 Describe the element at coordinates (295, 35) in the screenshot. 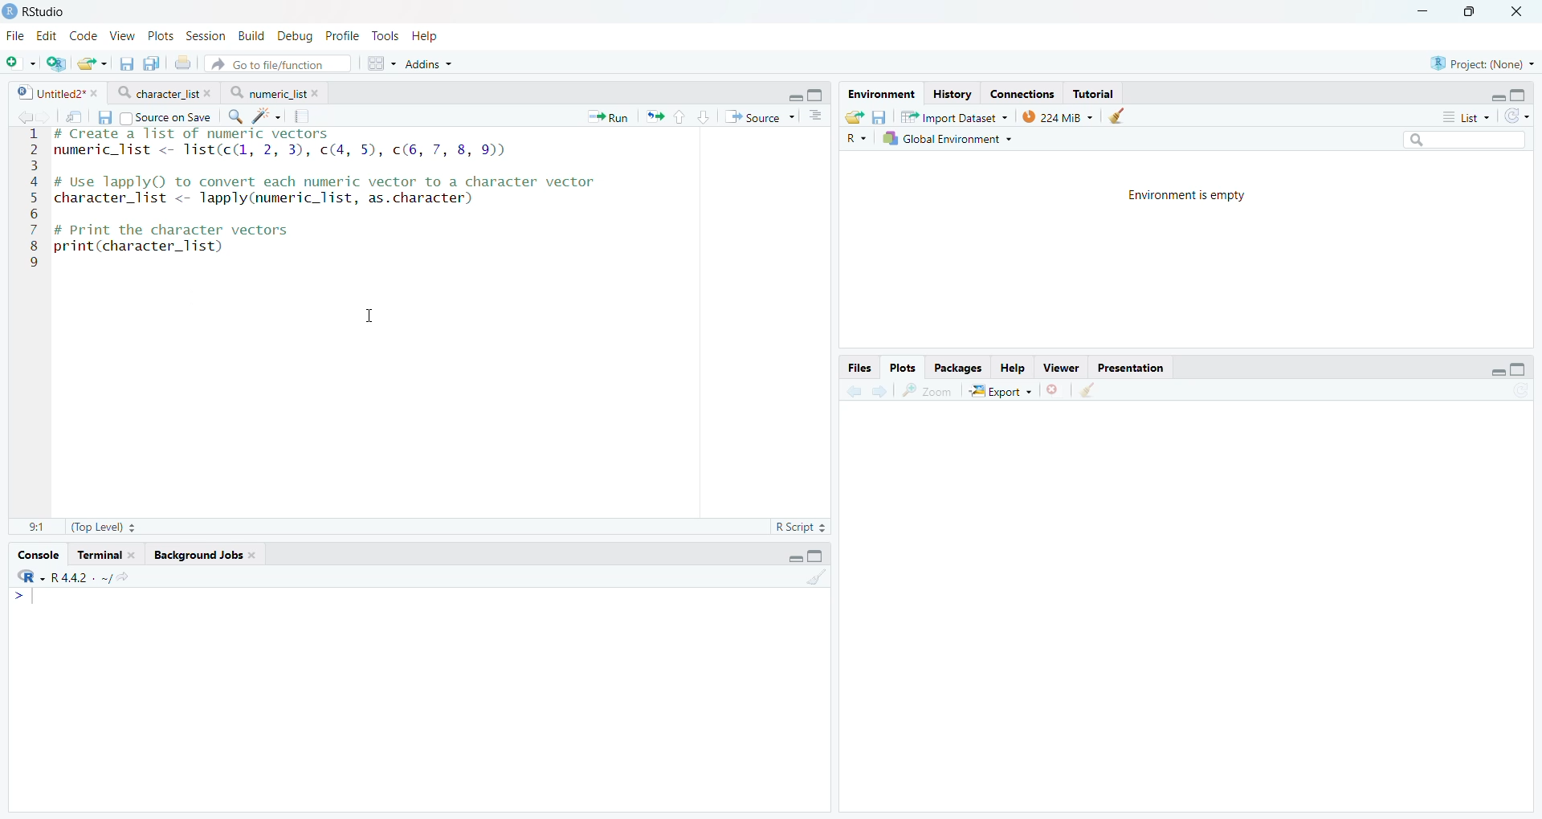

I see `Debug` at that location.